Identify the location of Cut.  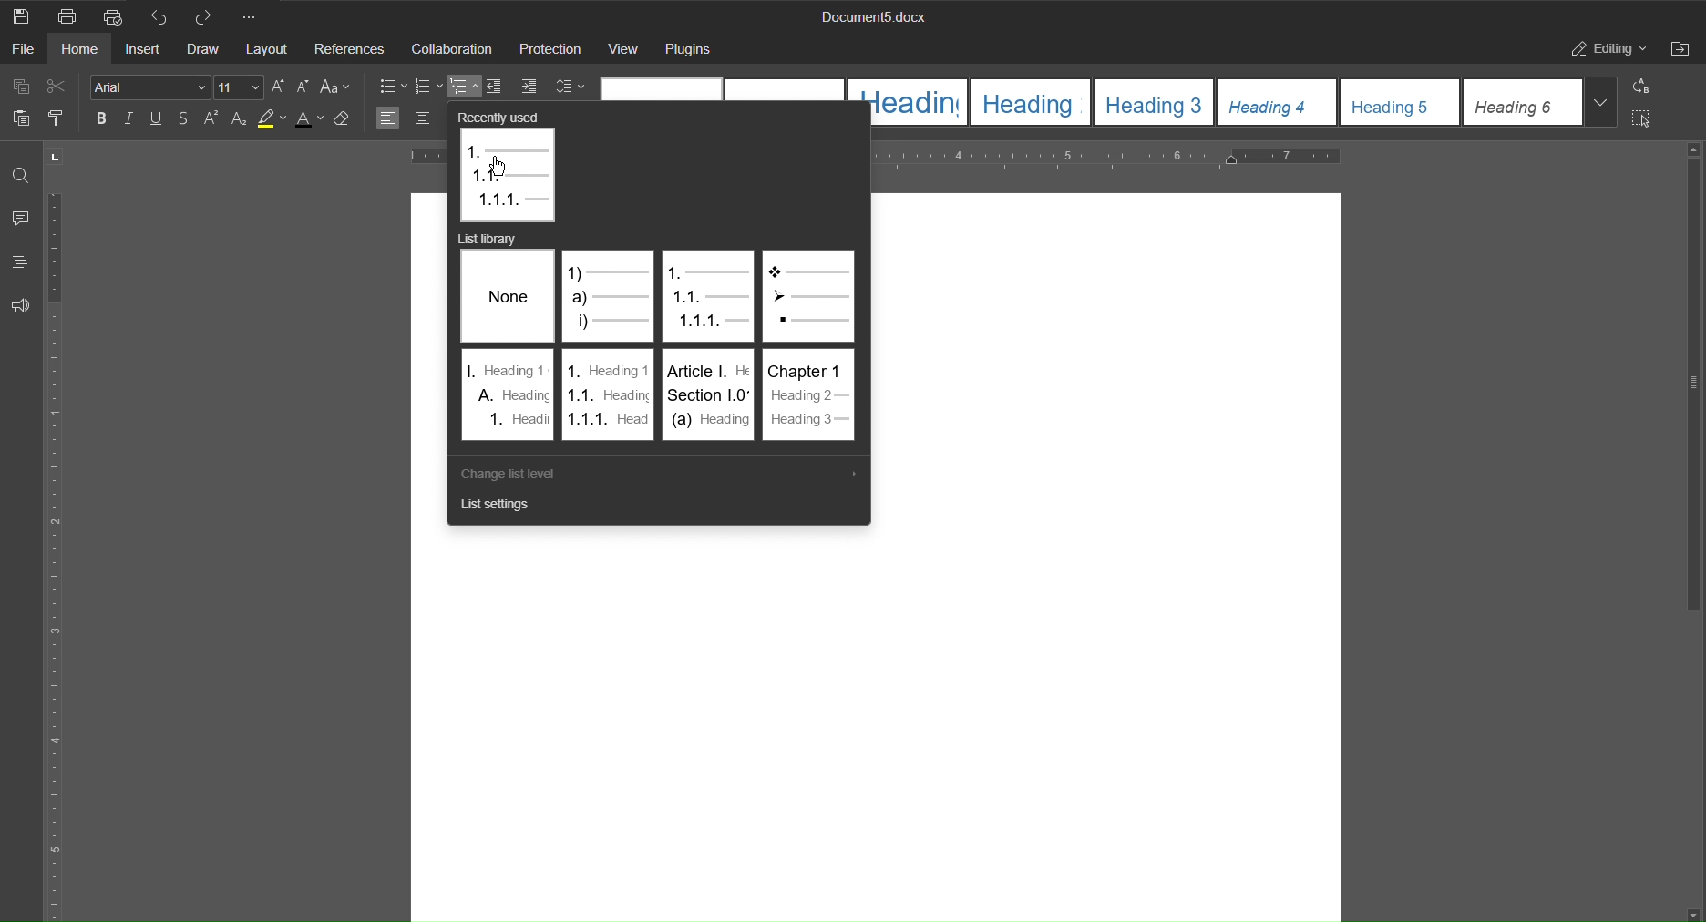
(61, 87).